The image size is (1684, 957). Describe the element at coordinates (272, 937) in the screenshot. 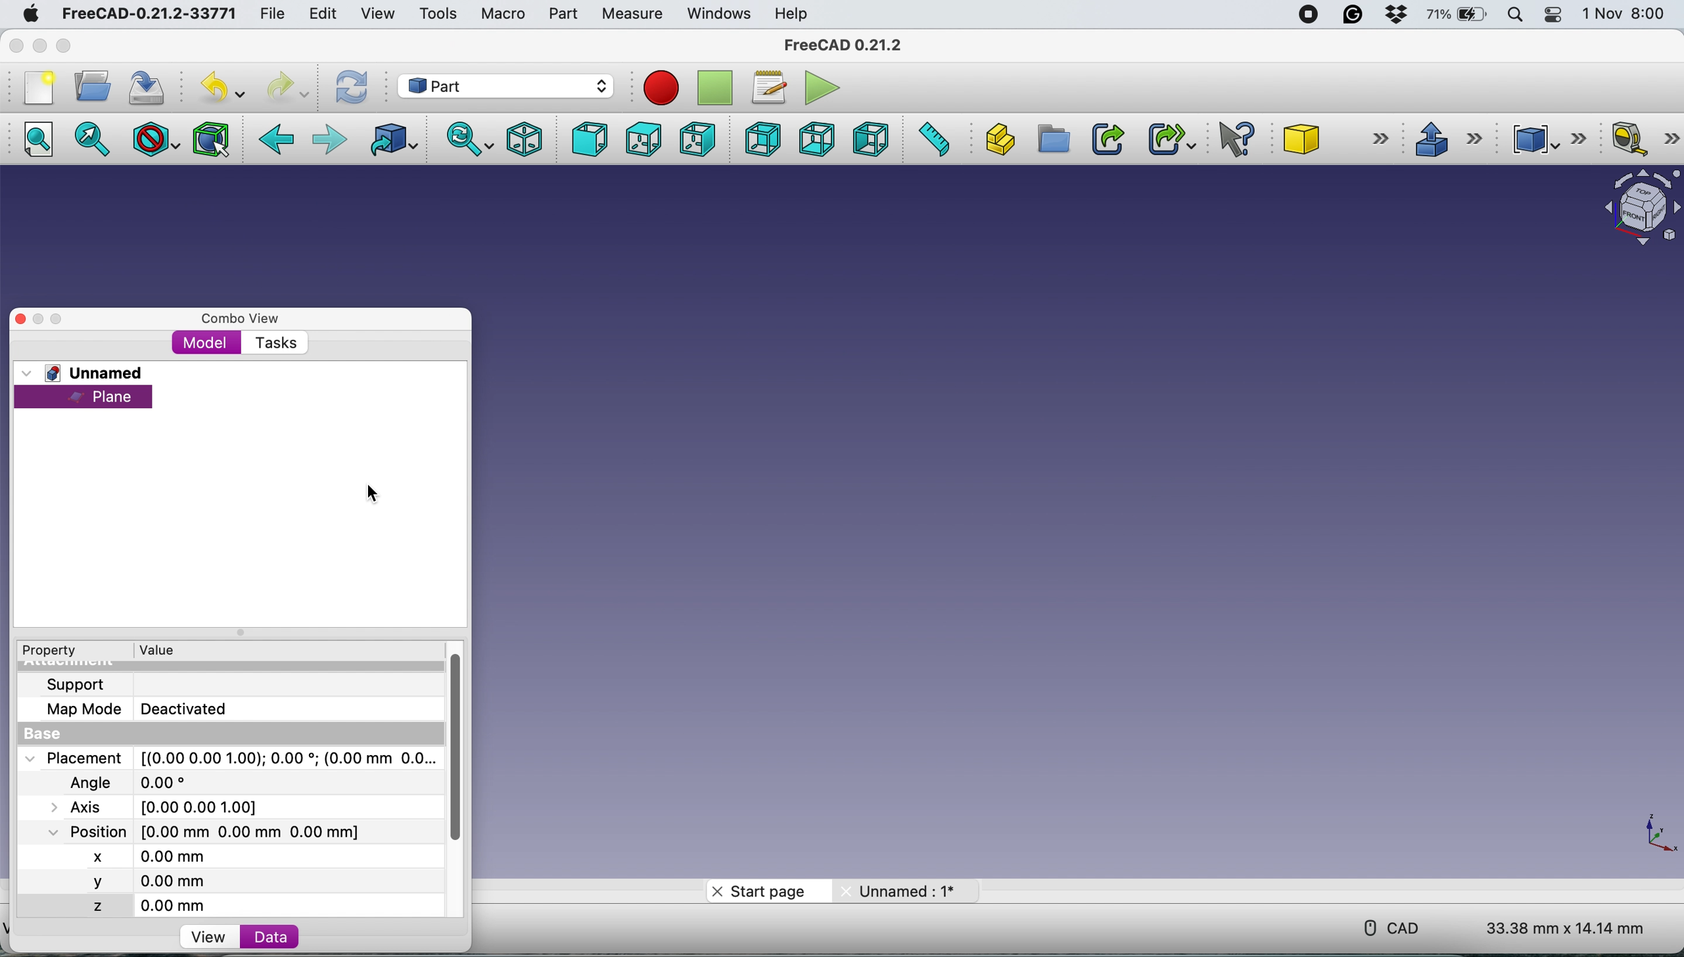

I see `data` at that location.